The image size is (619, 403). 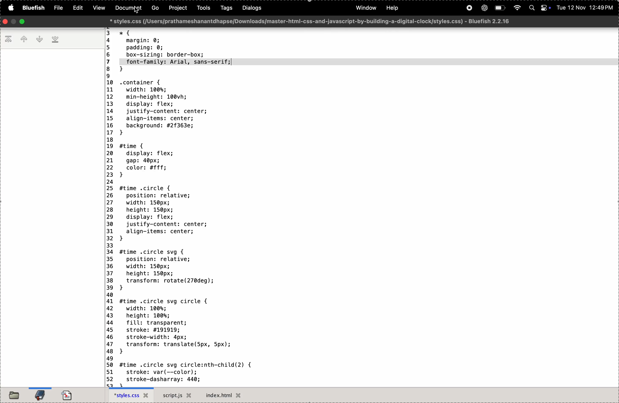 What do you see at coordinates (584, 8) in the screenshot?
I see `Tue 12 Nov 12:49PM` at bounding box center [584, 8].